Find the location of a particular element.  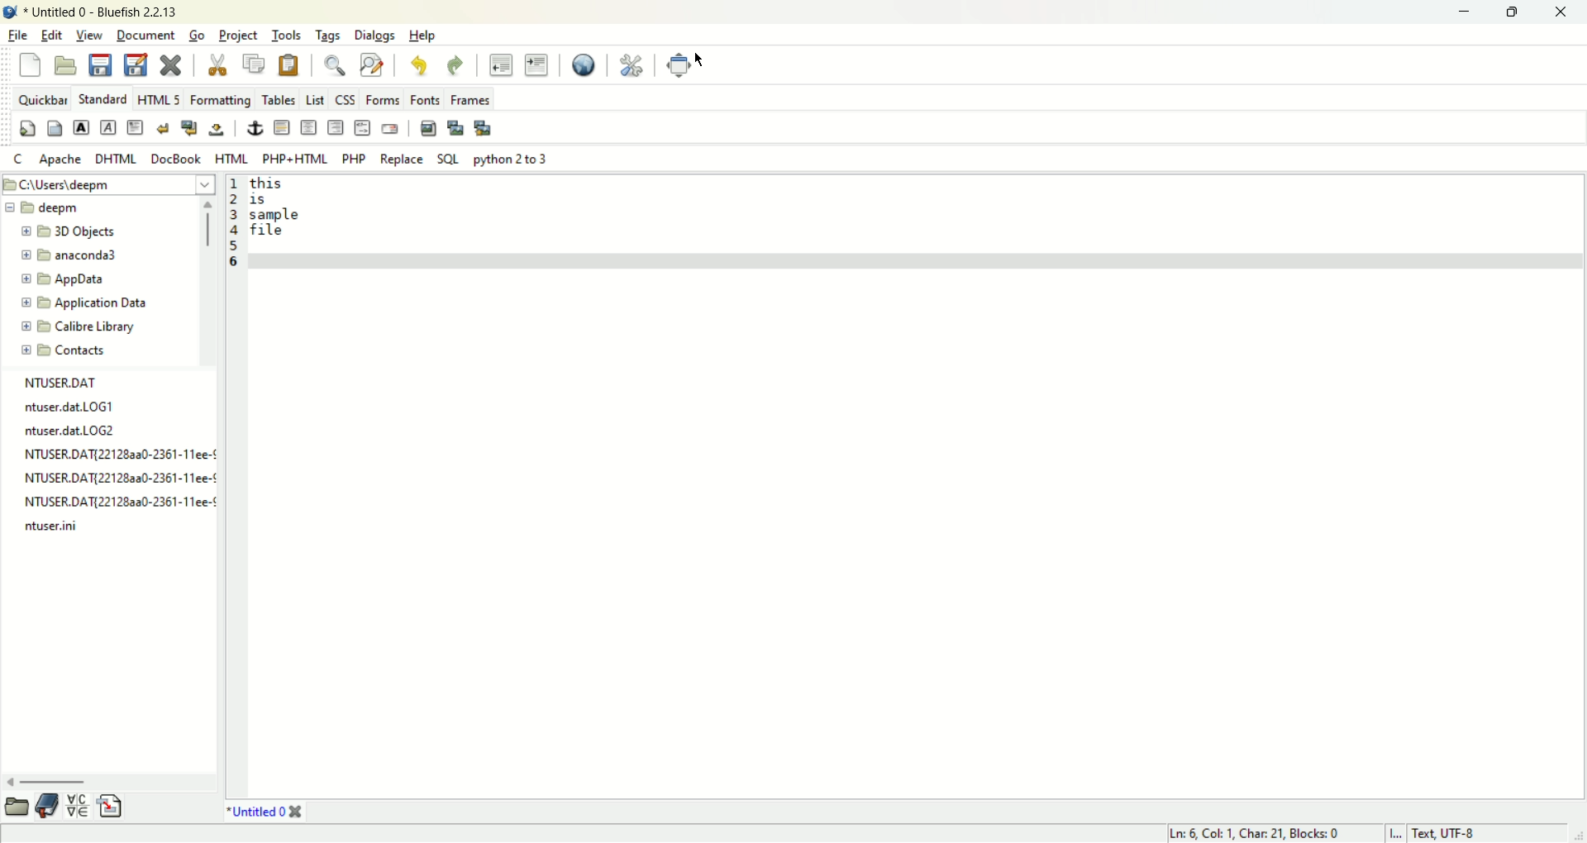

NTUSER.DAT{22128aa0-2361-11ee is located at coordinates (119, 498).